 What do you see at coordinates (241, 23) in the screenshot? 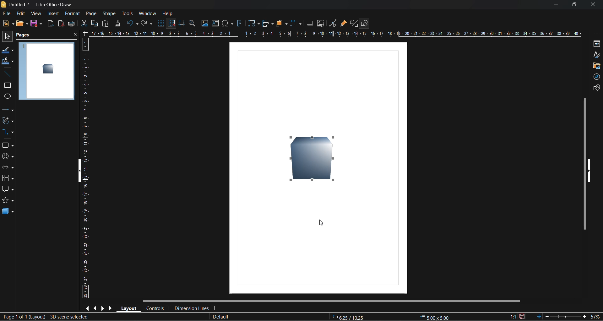
I see `fontwork` at bounding box center [241, 23].